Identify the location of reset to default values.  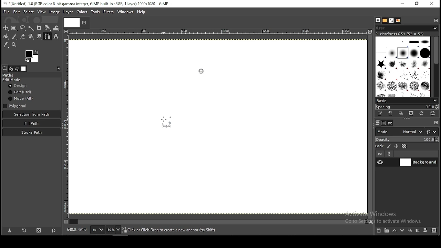
(54, 232).